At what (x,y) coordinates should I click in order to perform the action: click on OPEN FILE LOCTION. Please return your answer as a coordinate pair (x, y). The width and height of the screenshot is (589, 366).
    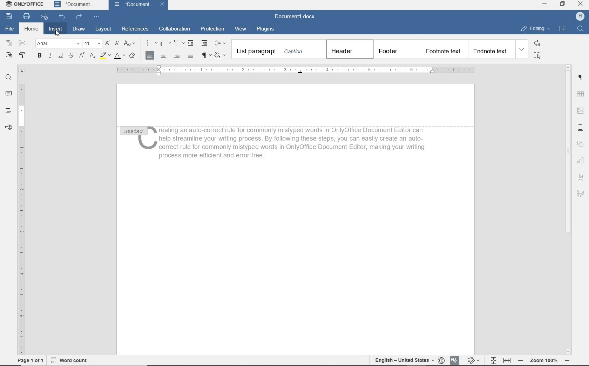
    Looking at the image, I should click on (563, 29).